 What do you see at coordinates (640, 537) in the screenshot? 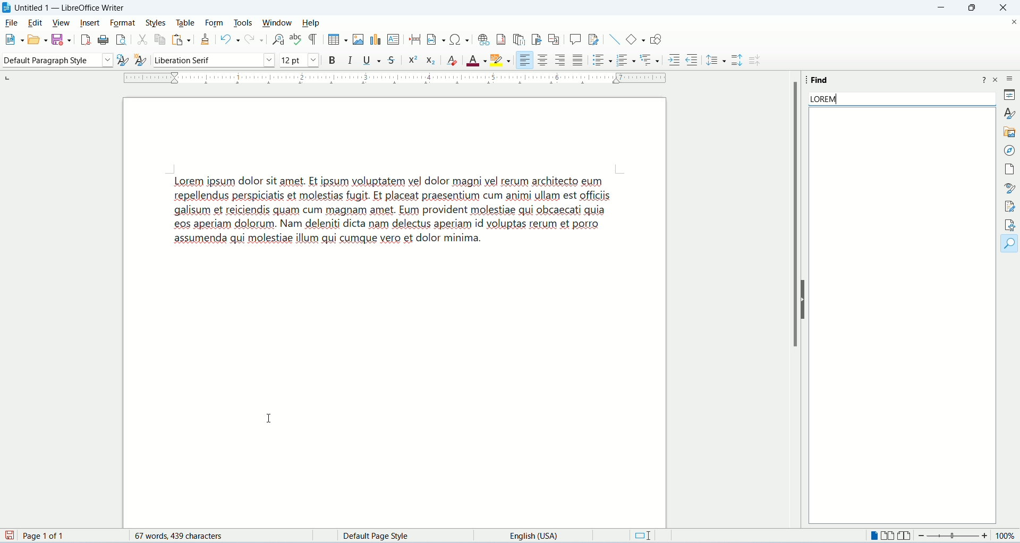
I see `standard selection` at bounding box center [640, 537].